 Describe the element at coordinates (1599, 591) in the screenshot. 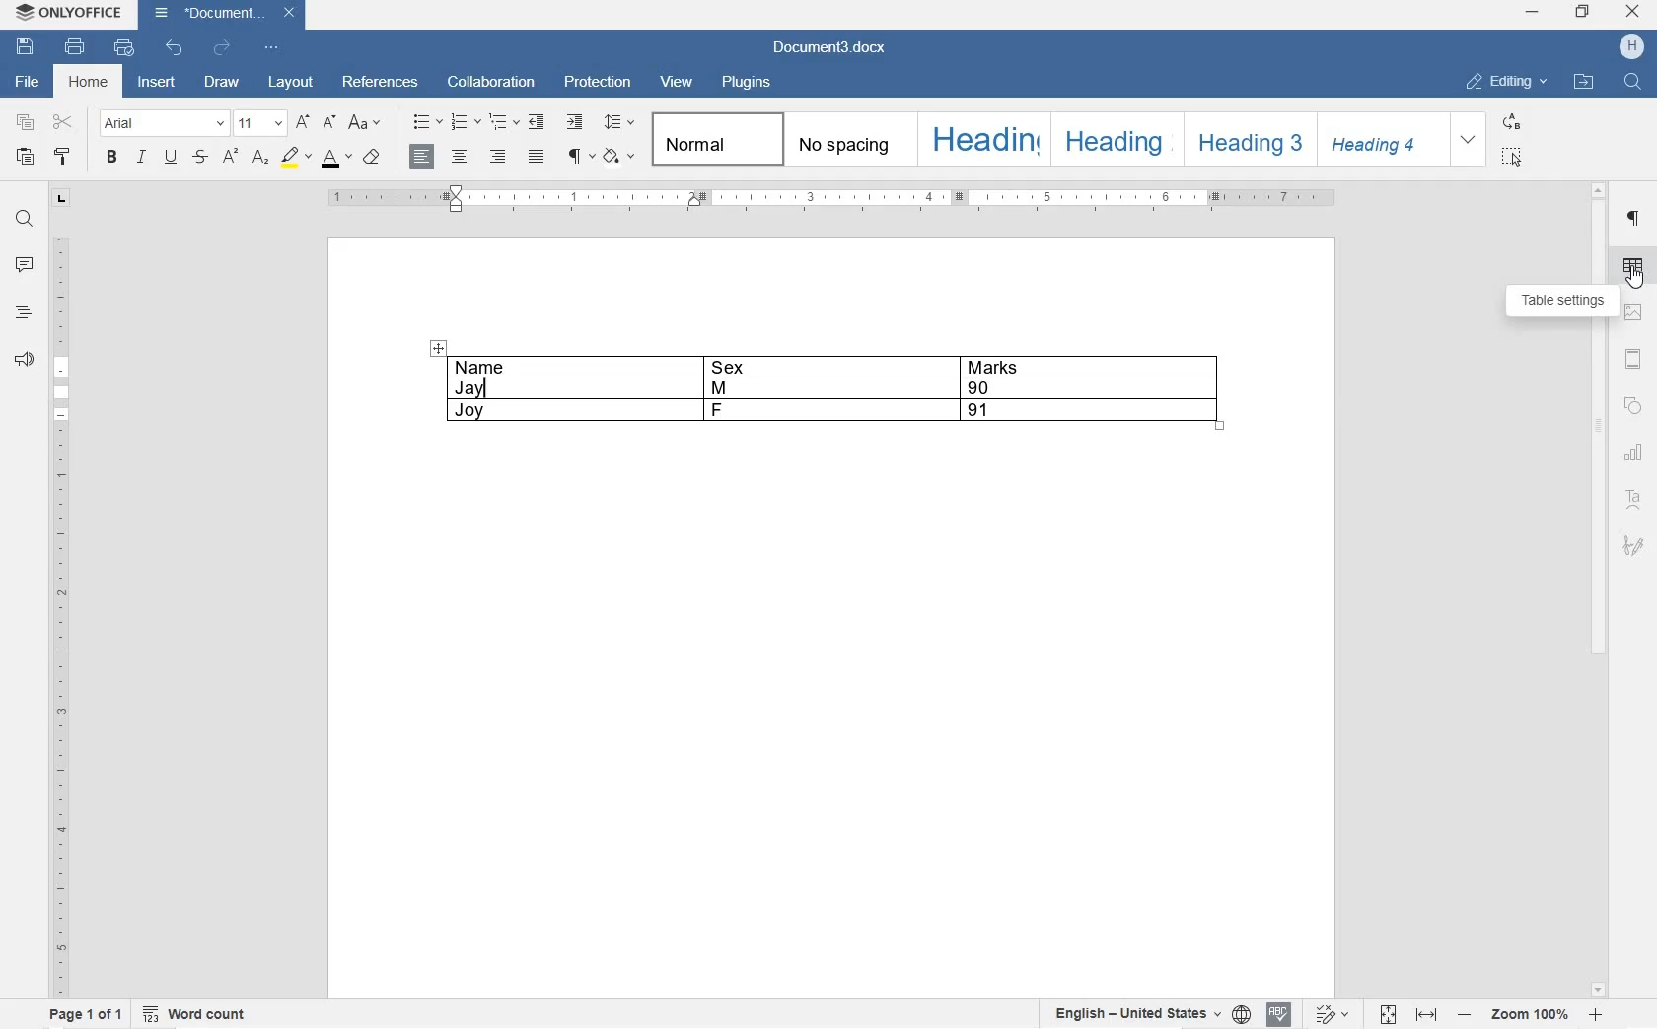

I see `RULER` at that location.